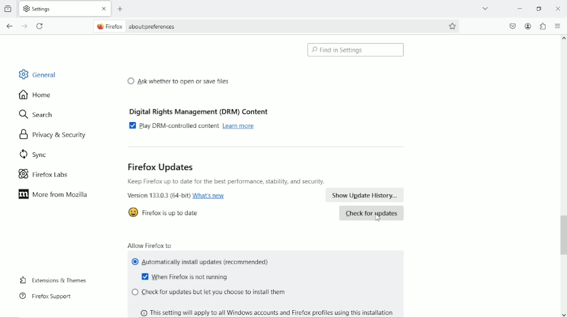 The height and width of the screenshot is (318, 567). Describe the element at coordinates (10, 25) in the screenshot. I see `go back` at that location.